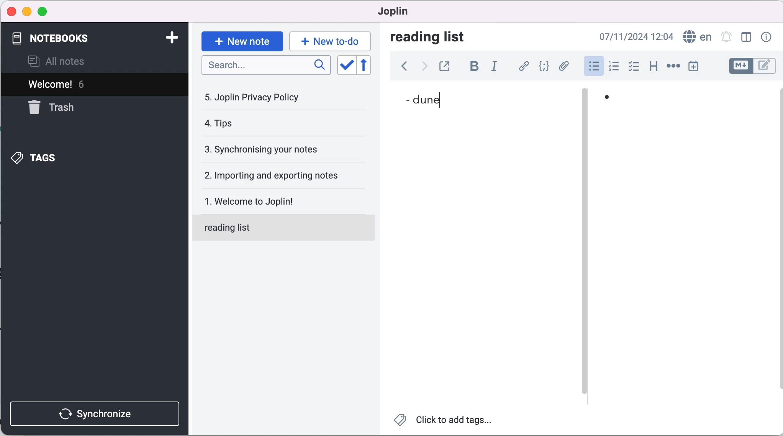  Describe the element at coordinates (402, 66) in the screenshot. I see `back` at that location.